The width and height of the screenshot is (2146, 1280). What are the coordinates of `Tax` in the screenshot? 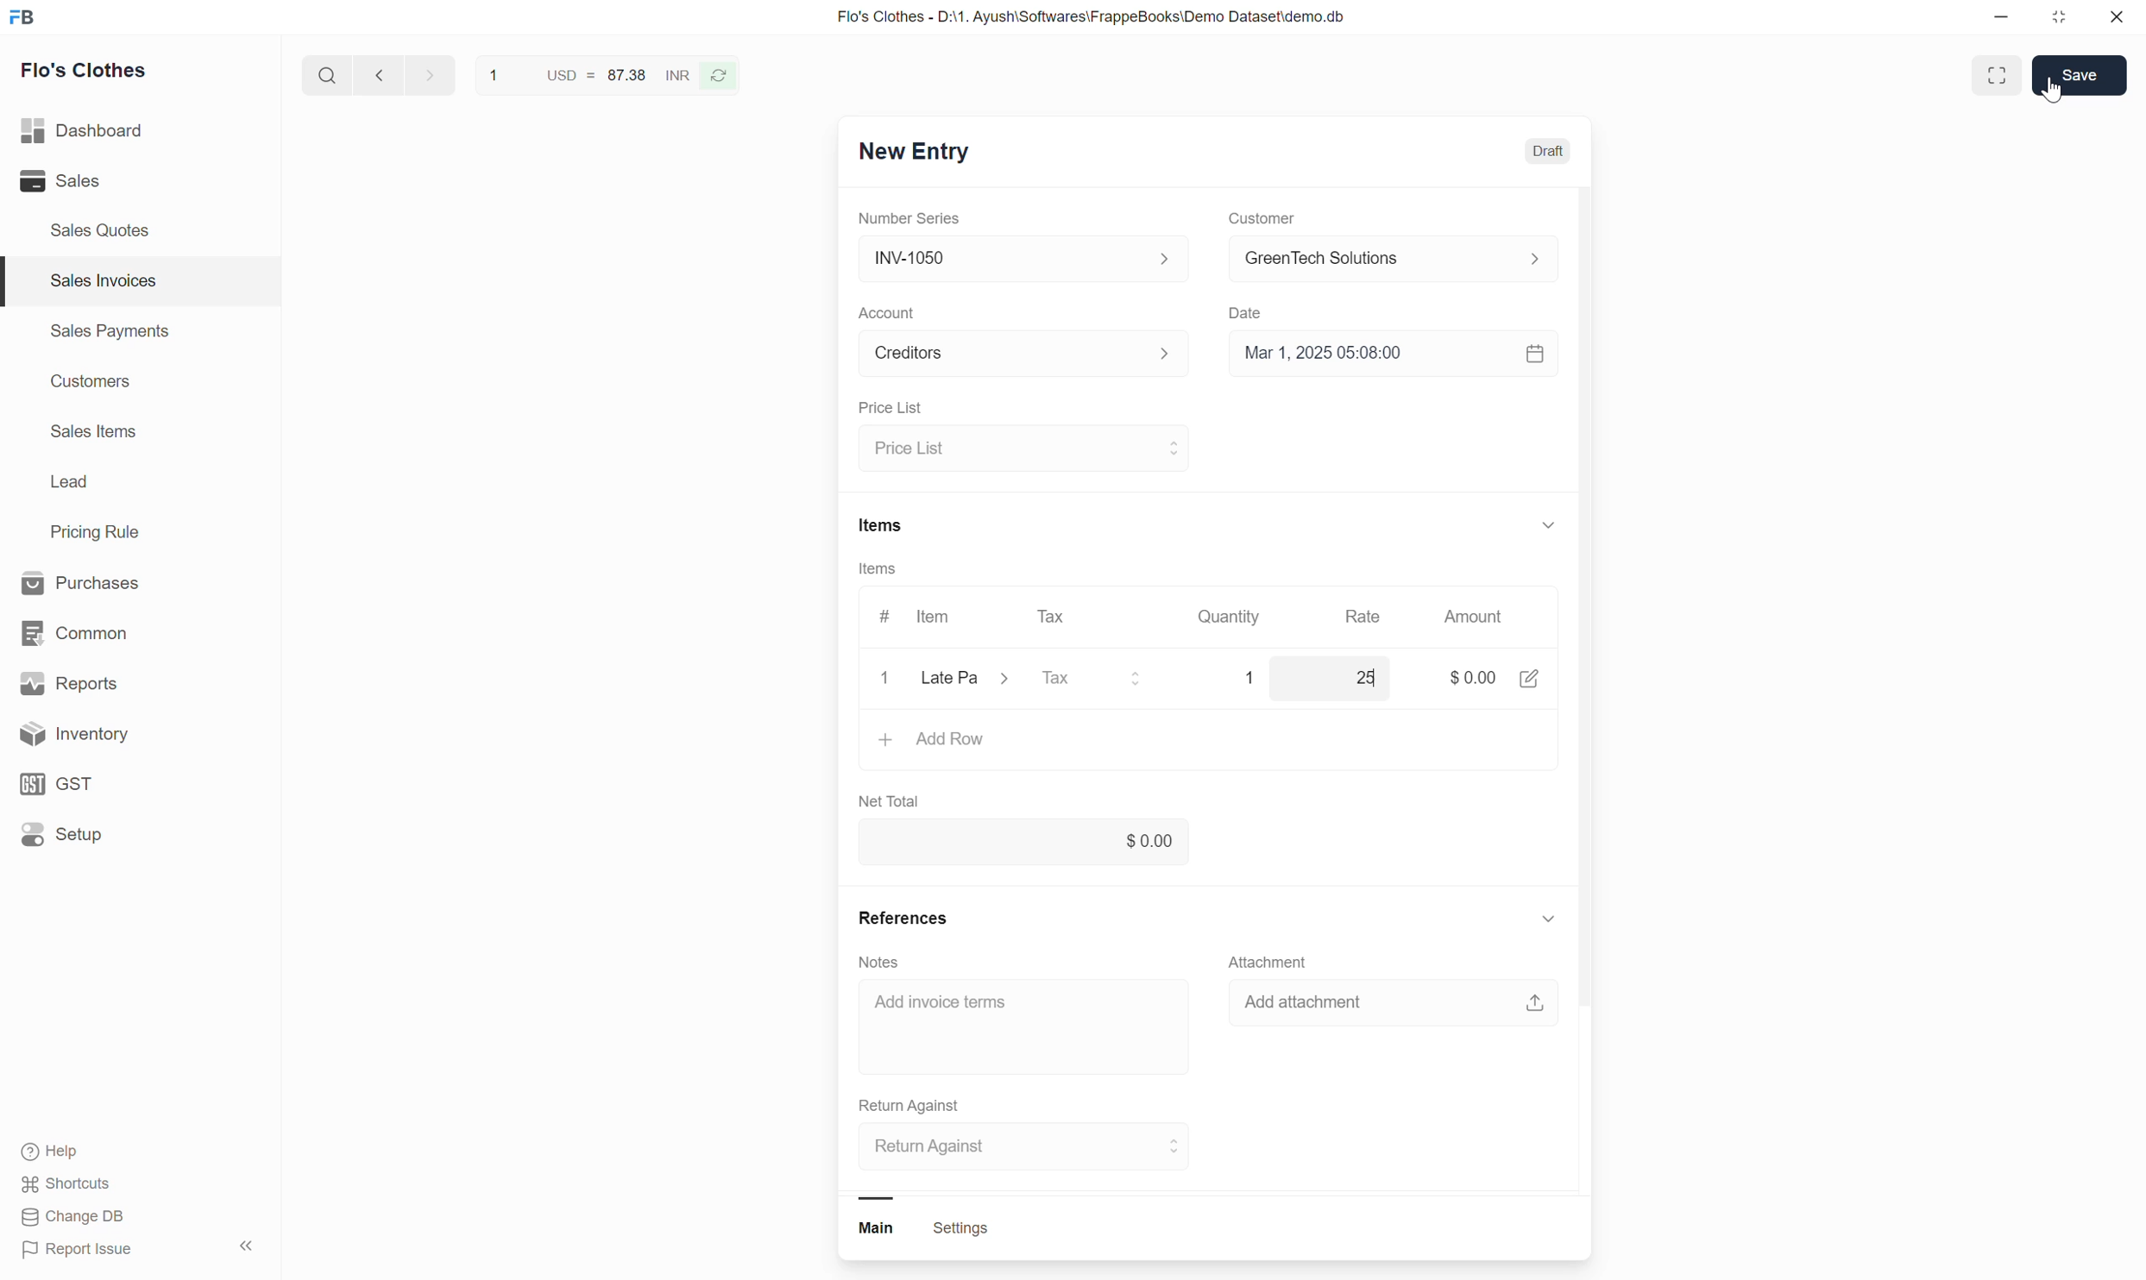 It's located at (1054, 621).